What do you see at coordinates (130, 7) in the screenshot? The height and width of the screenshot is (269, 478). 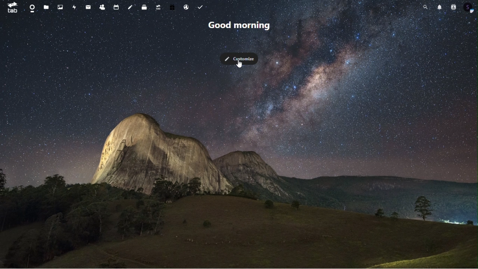 I see `note` at bounding box center [130, 7].